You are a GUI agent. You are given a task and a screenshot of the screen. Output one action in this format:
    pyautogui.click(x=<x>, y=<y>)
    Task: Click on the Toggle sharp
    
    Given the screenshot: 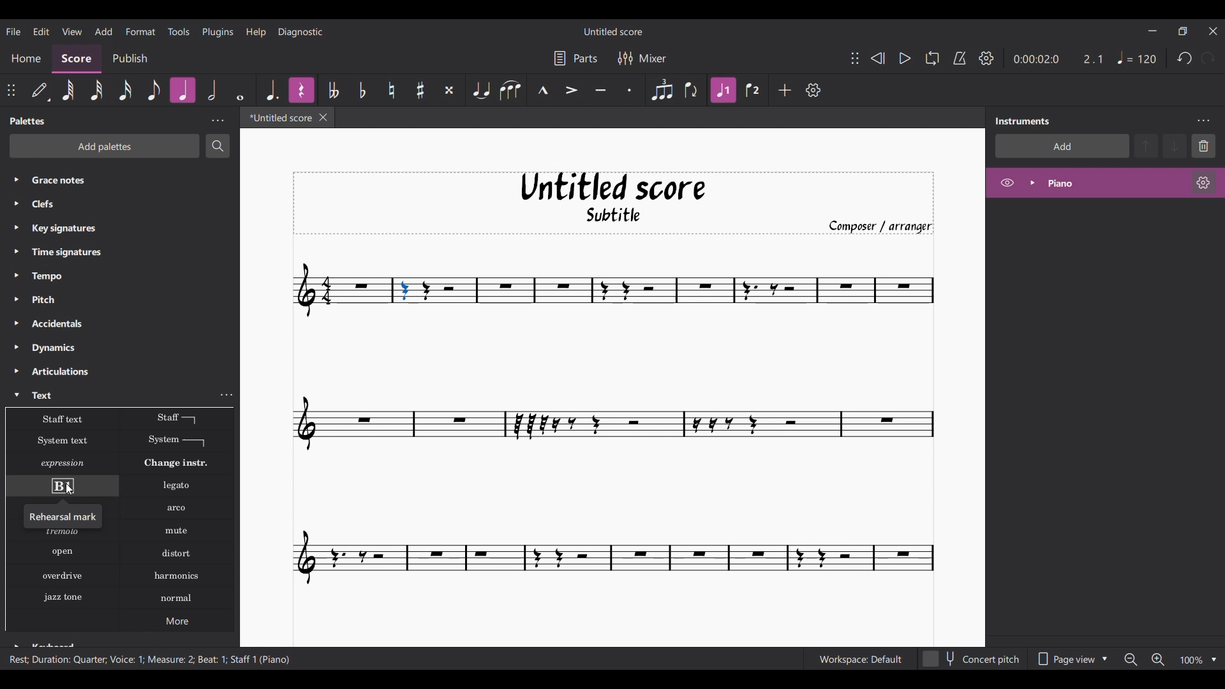 What is the action you would take?
    pyautogui.click(x=420, y=90)
    